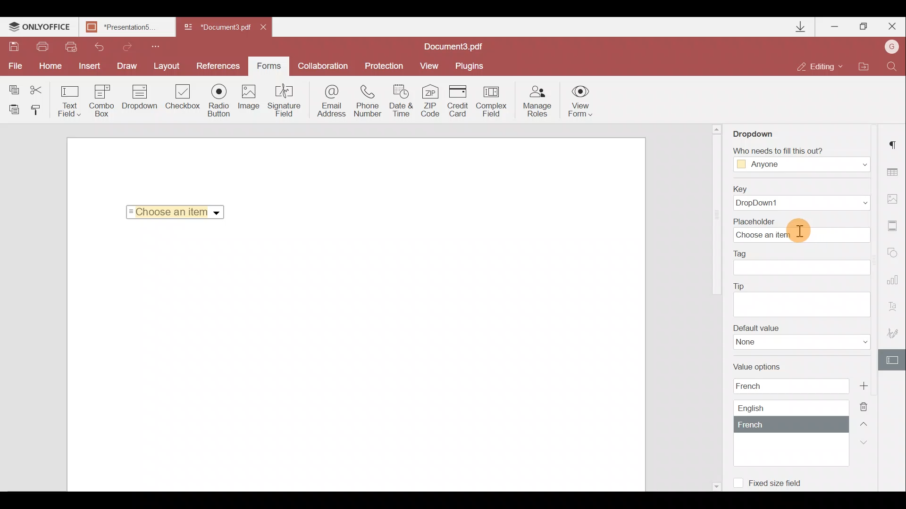  What do you see at coordinates (383, 65) in the screenshot?
I see `Protection` at bounding box center [383, 65].